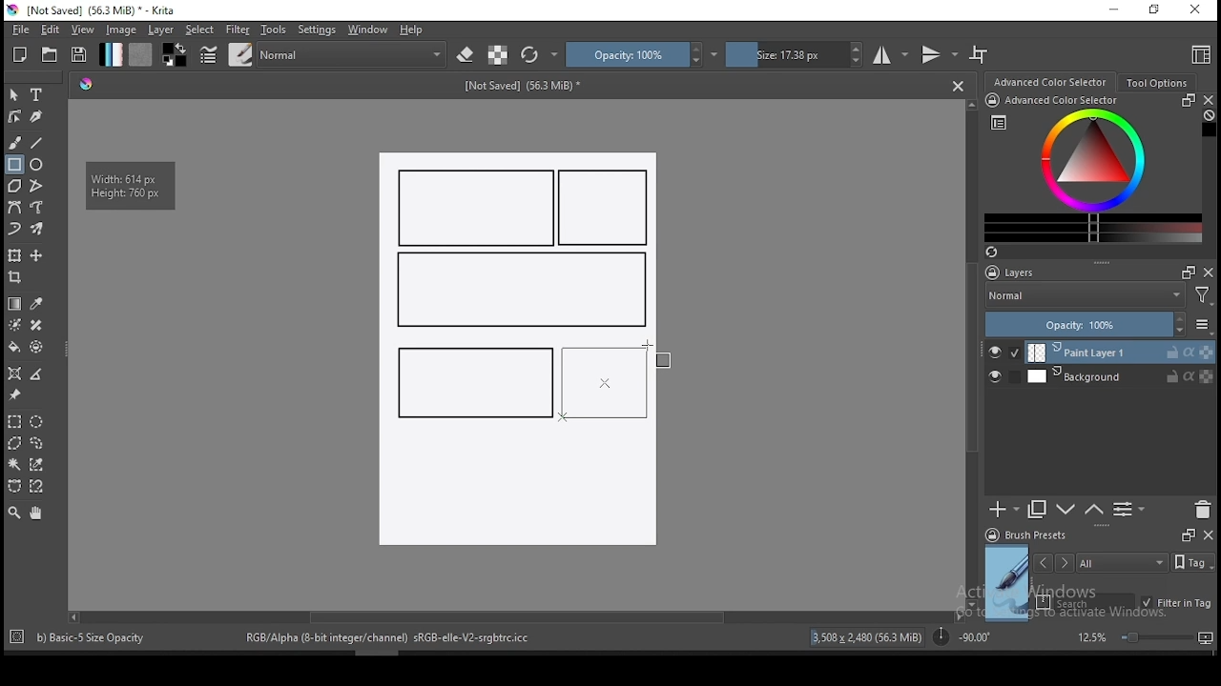  I want to click on smart patch tool, so click(36, 325).